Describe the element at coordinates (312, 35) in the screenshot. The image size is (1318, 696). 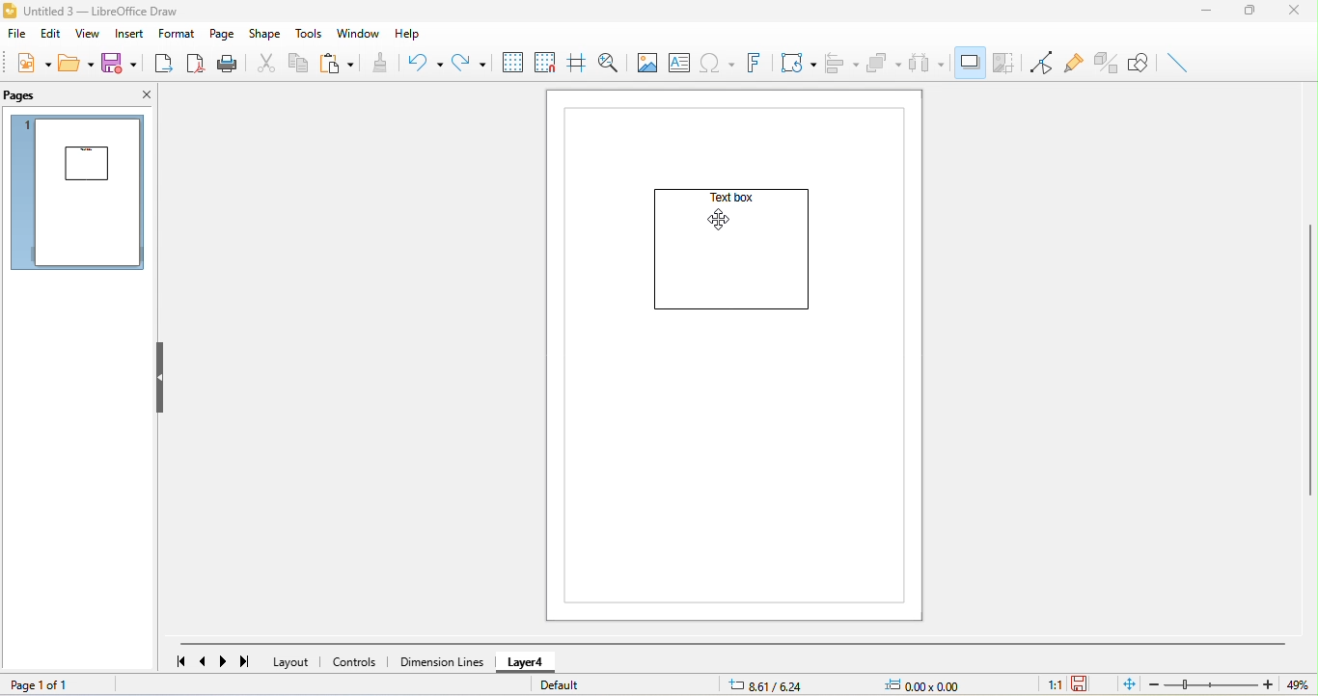
I see `tools` at that location.